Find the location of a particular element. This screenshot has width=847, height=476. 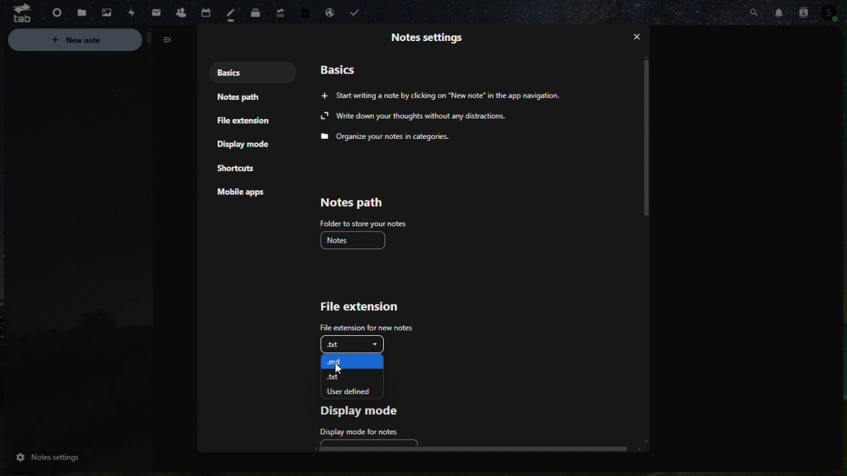

folder to store your notes is located at coordinates (363, 223).